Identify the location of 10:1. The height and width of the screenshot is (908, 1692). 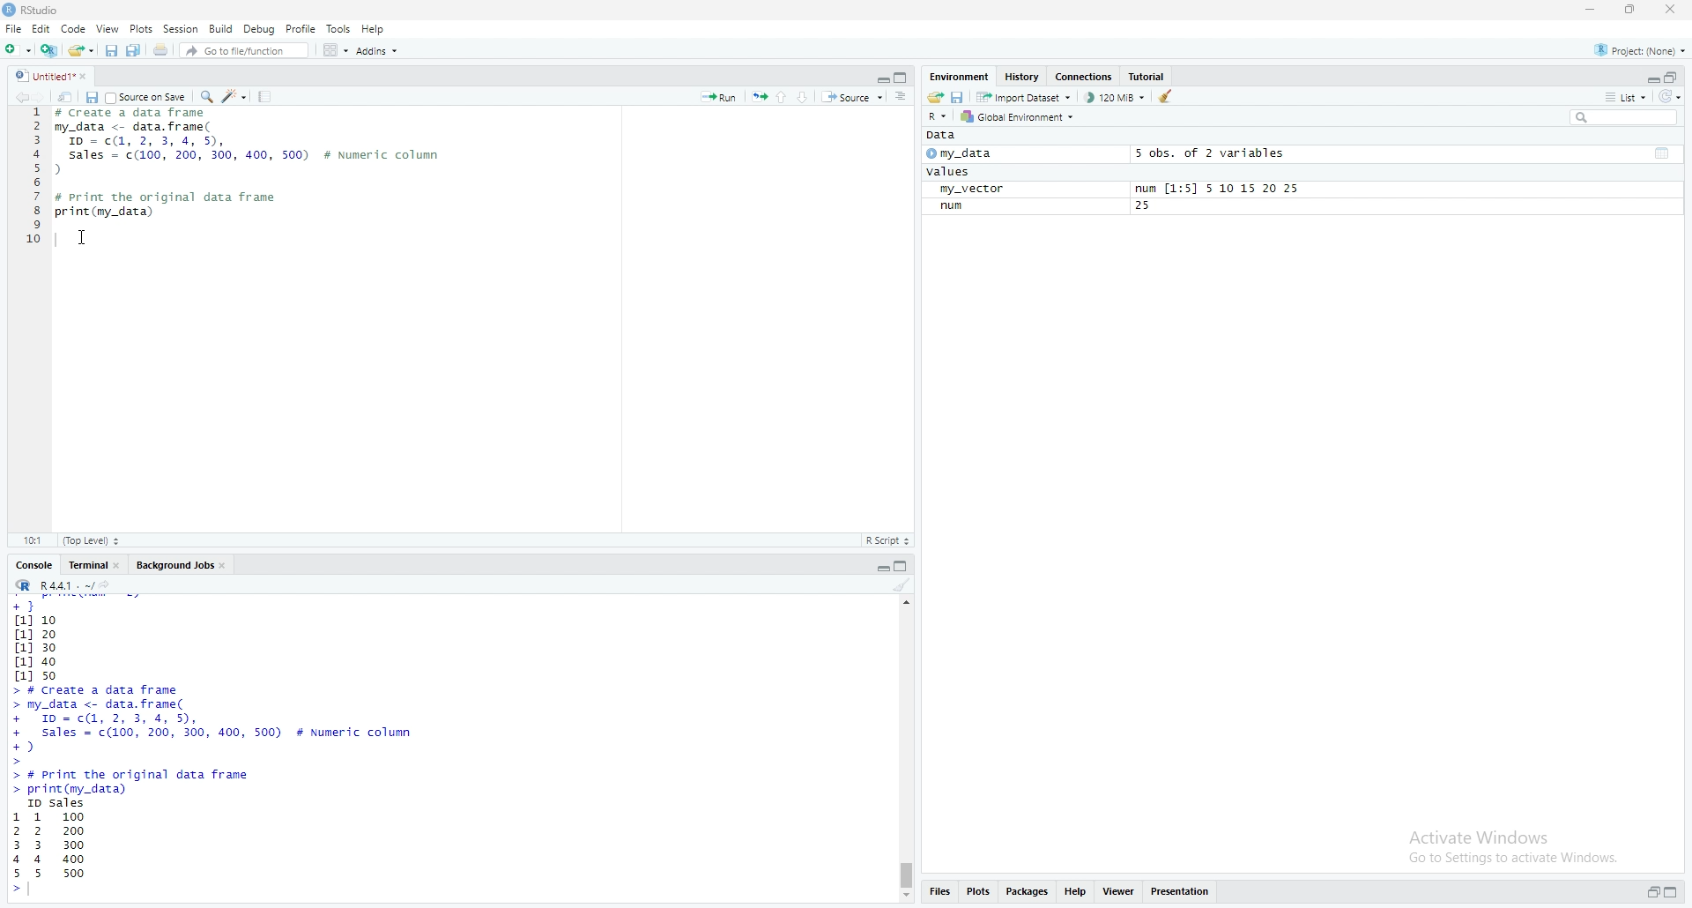
(31, 541).